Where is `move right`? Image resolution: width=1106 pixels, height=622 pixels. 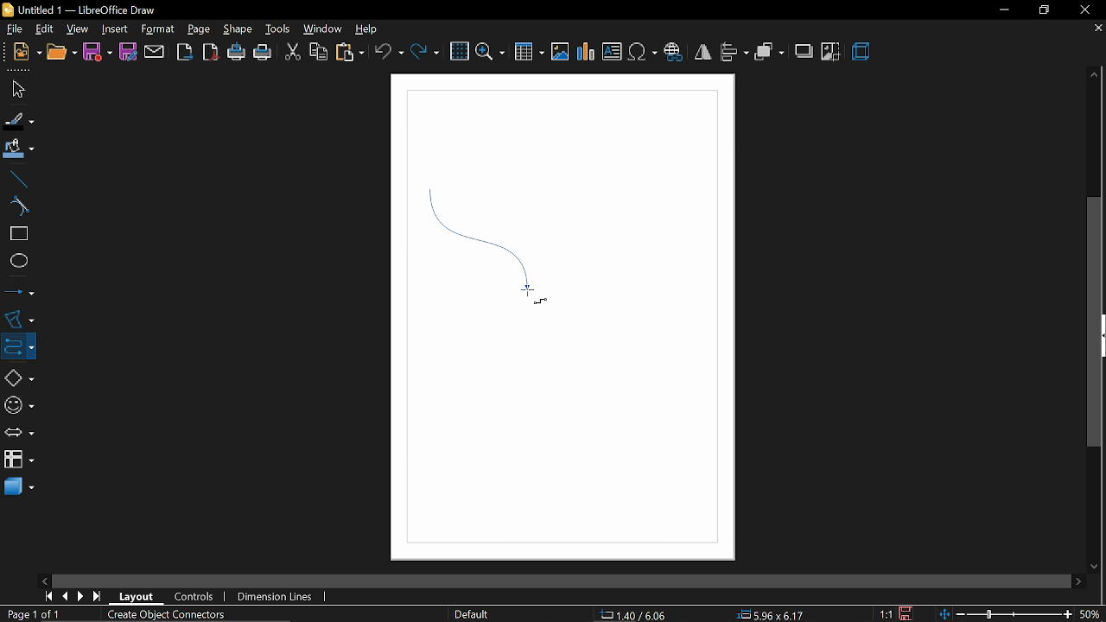 move right is located at coordinates (1078, 580).